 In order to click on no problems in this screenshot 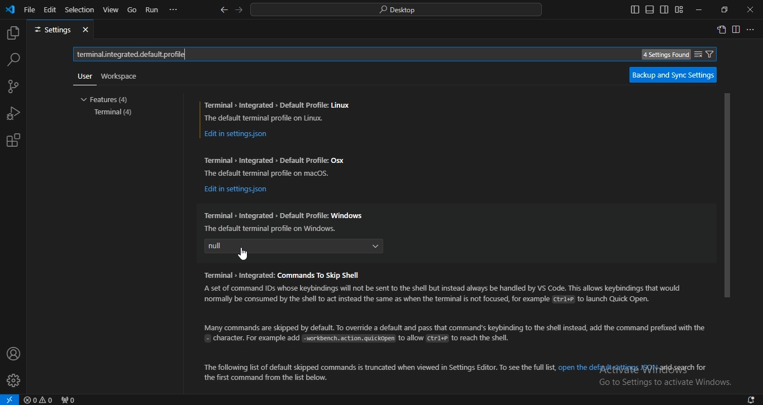, I will do `click(39, 399)`.